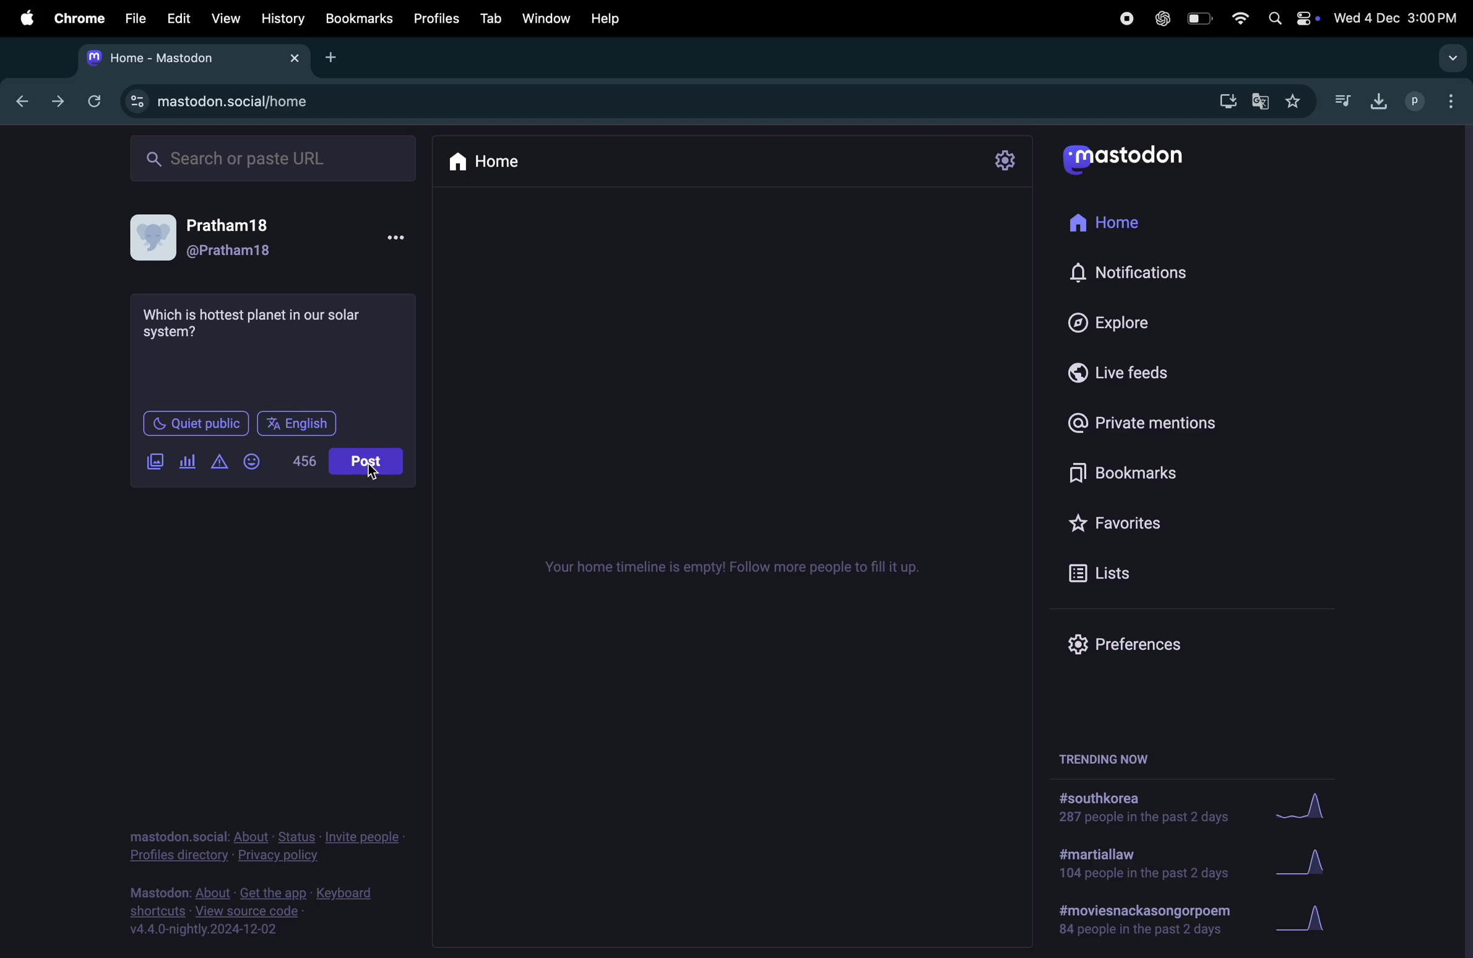 This screenshot has height=958, width=1473. What do you see at coordinates (1149, 472) in the screenshot?
I see `Bookmark` at bounding box center [1149, 472].